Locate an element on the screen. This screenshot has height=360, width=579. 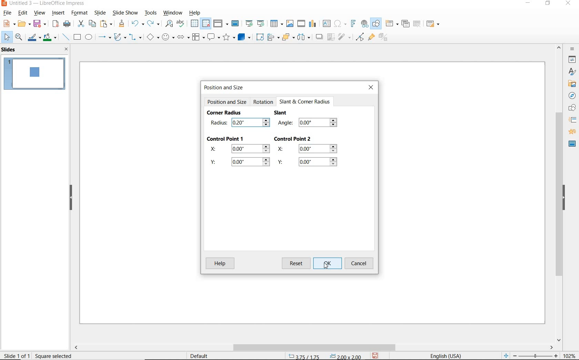
rectangle is located at coordinates (77, 37).